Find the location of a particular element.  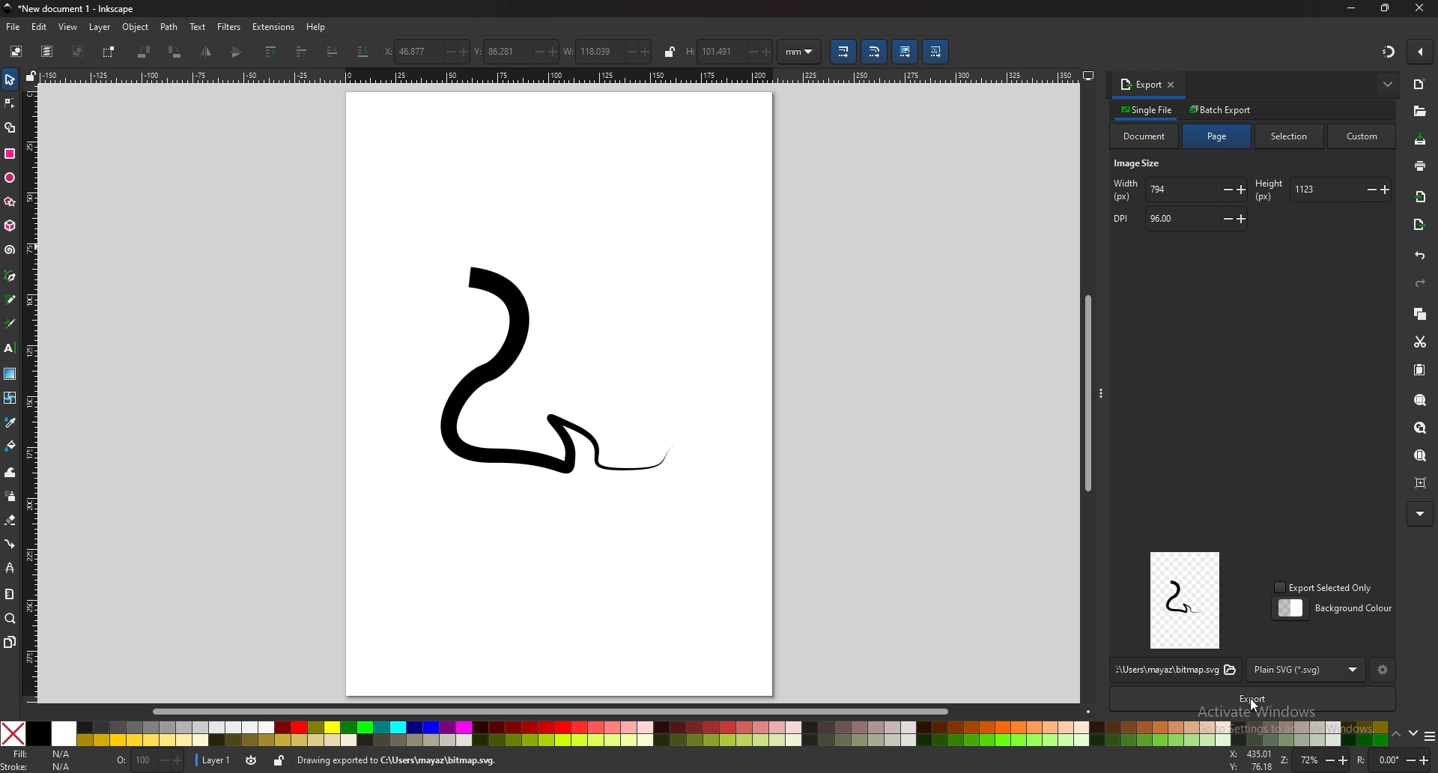

flip vetically is located at coordinates (207, 52).